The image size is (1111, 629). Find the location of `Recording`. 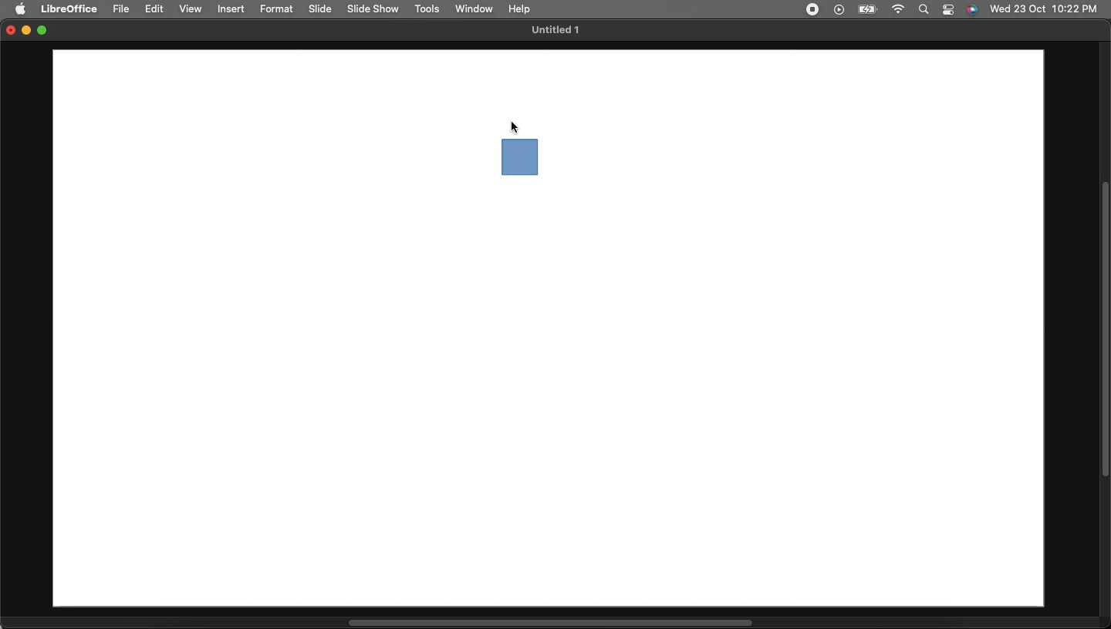

Recording is located at coordinates (812, 8).